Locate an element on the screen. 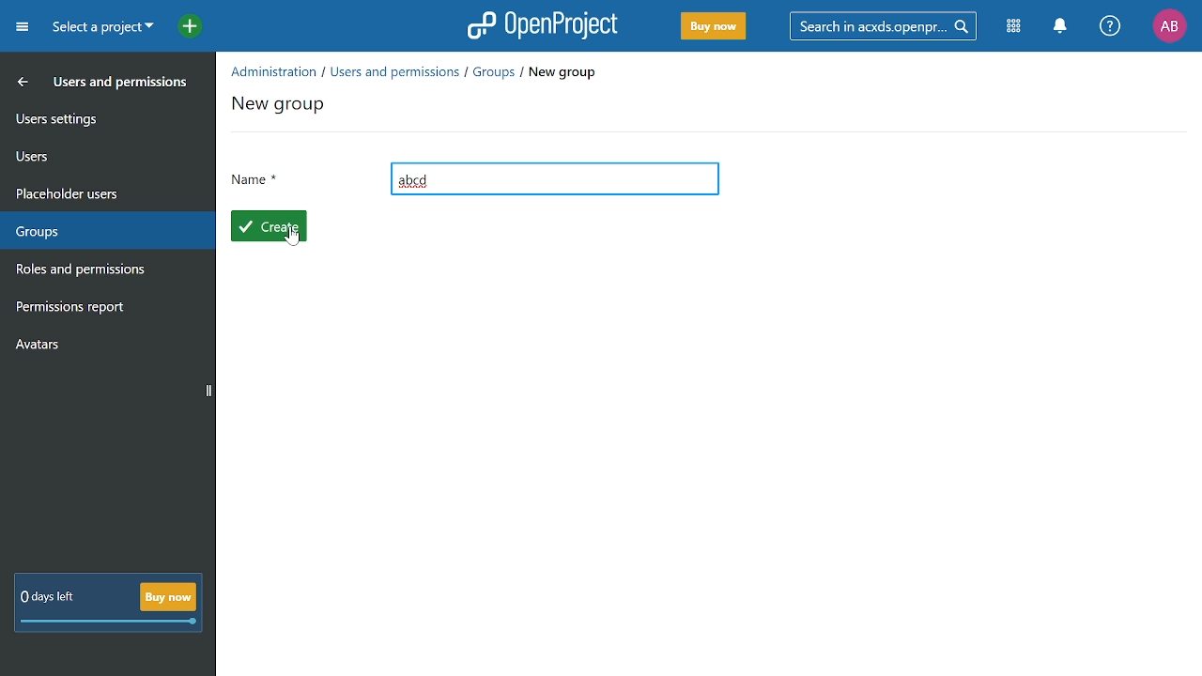 The image size is (1202, 676). permission report is located at coordinates (100, 309).